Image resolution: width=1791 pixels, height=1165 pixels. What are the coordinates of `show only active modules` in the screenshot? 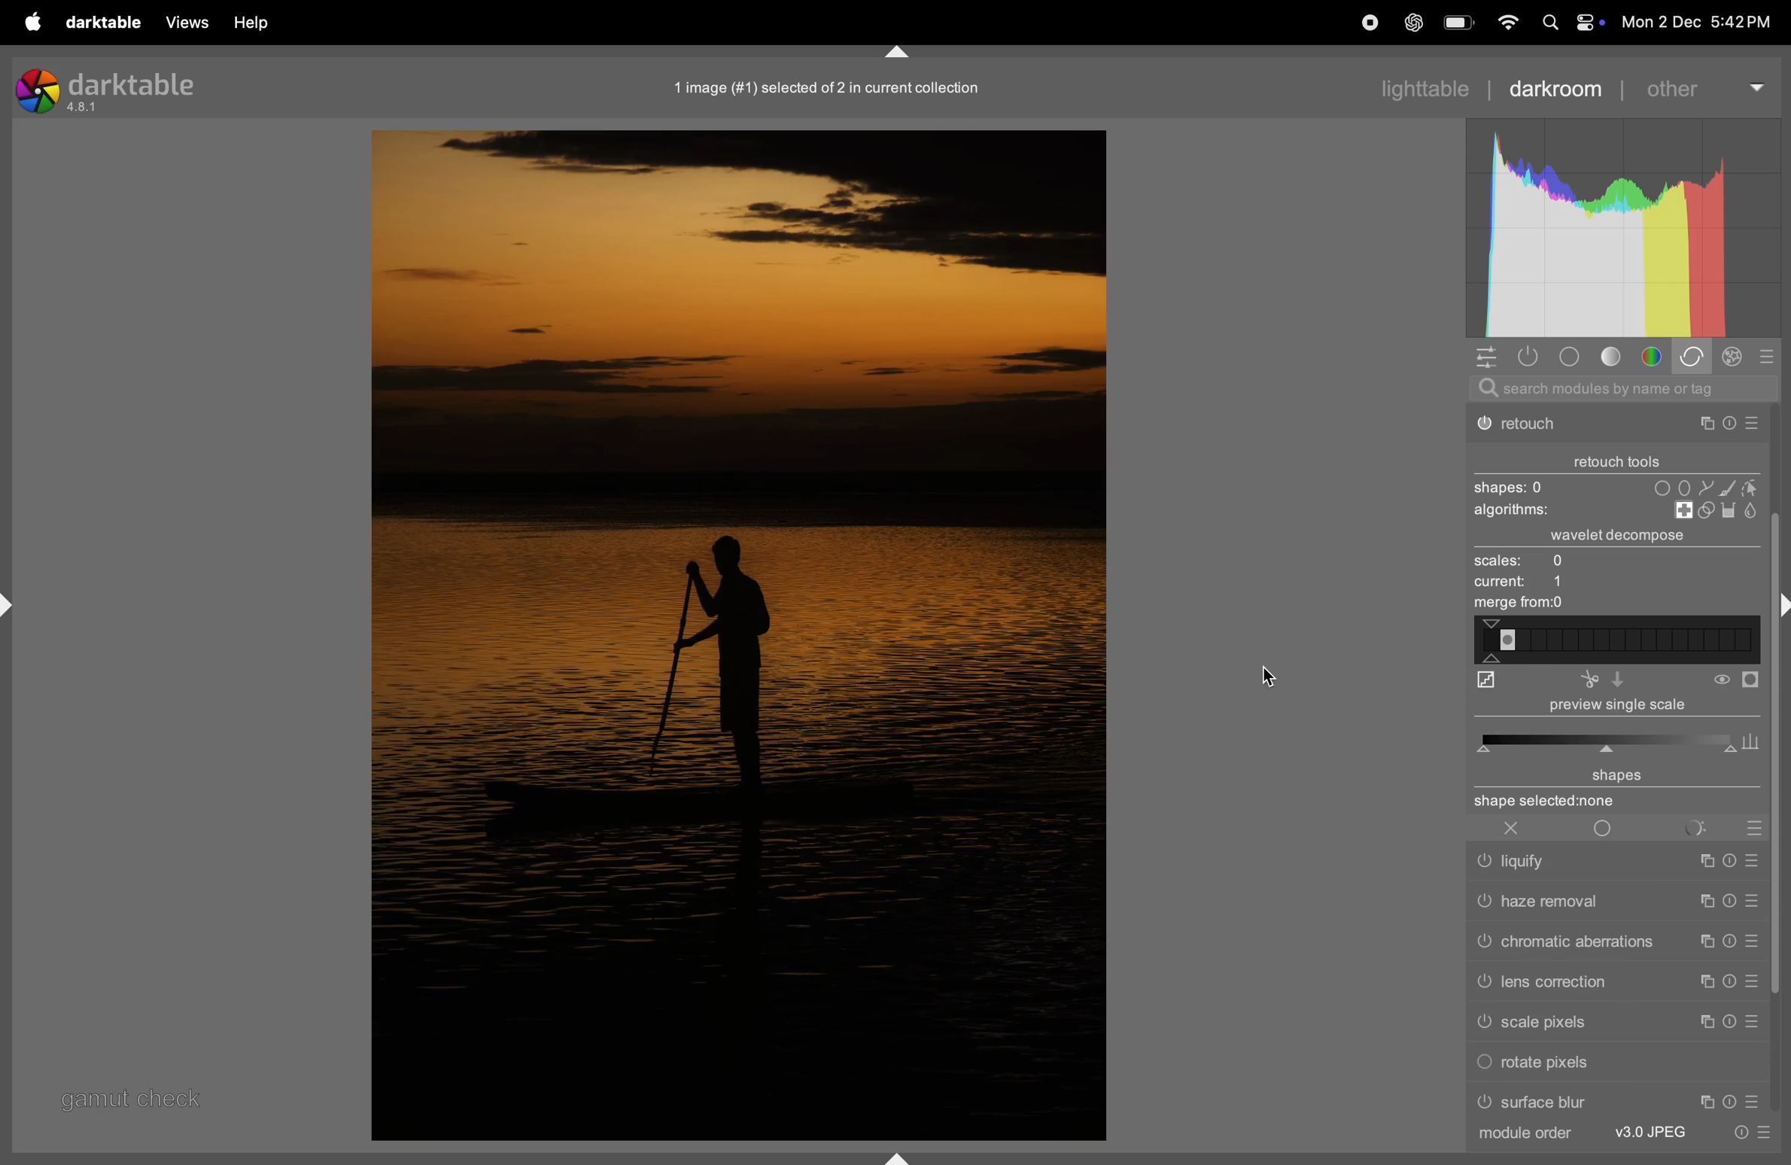 It's located at (1534, 357).